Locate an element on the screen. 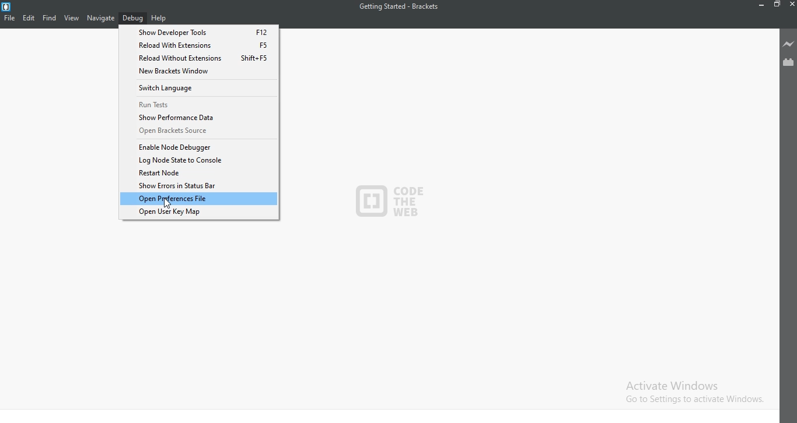  show developer tools is located at coordinates (198, 31).